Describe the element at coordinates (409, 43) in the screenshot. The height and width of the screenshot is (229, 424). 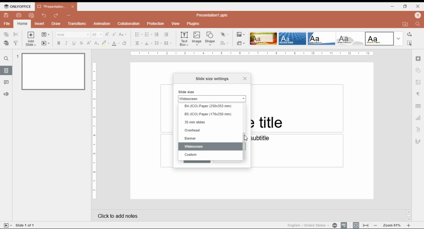
I see `find` at that location.